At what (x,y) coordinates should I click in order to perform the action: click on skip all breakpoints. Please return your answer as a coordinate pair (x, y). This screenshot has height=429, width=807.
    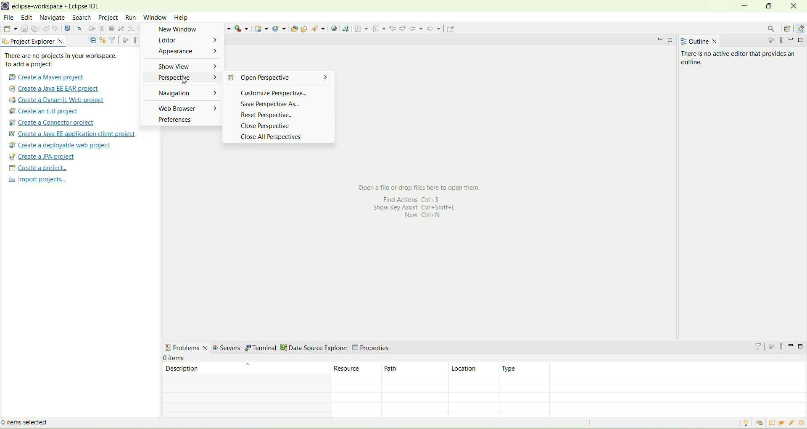
    Looking at the image, I should click on (79, 29).